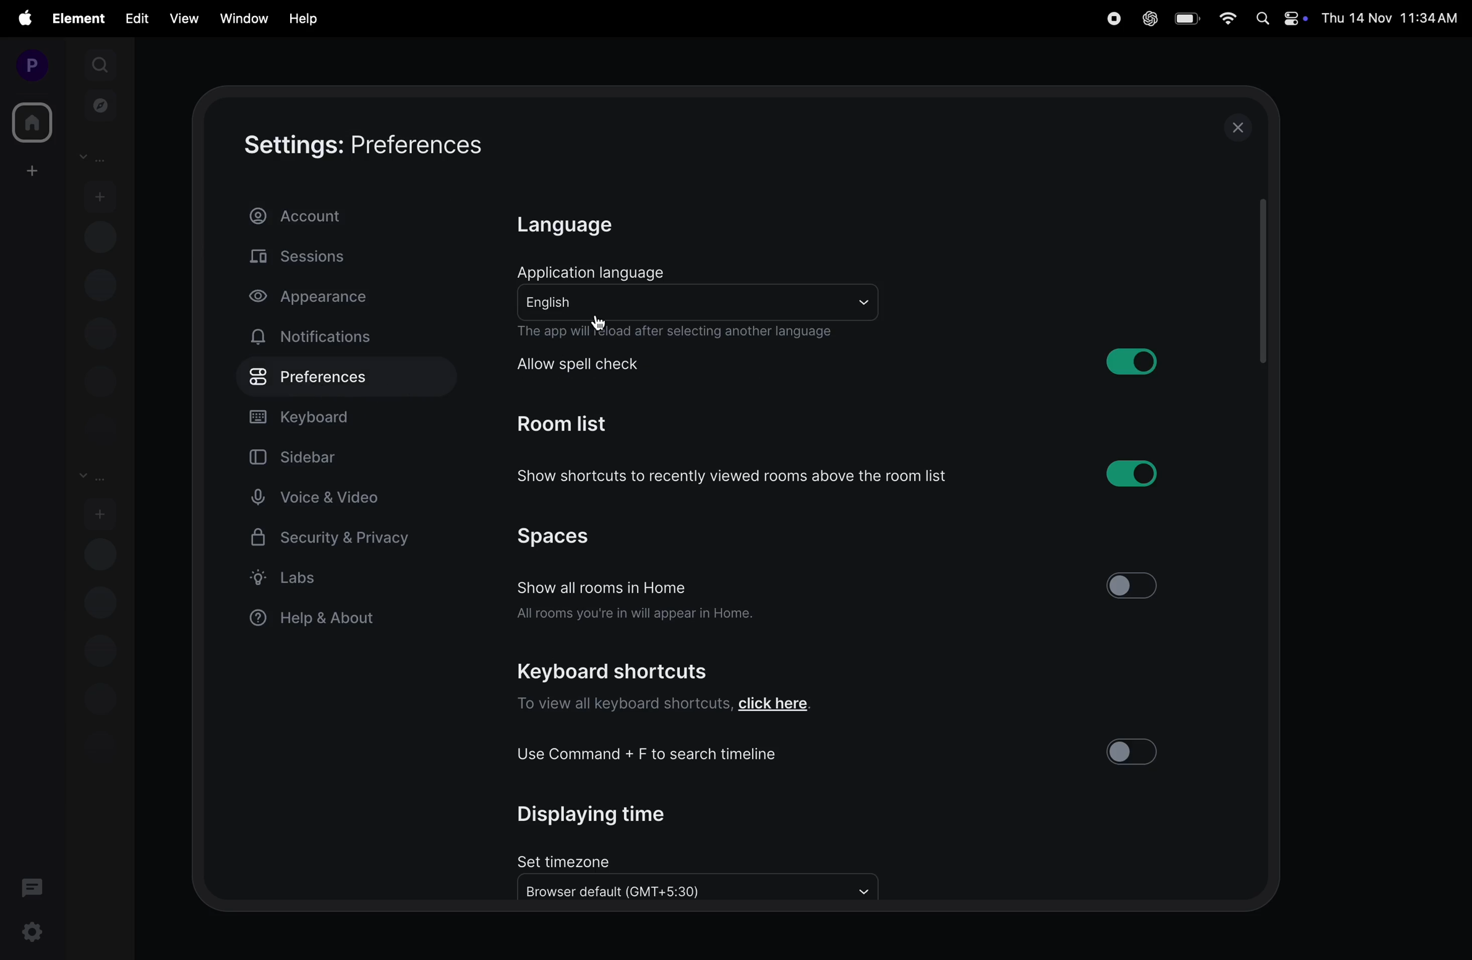 The height and width of the screenshot is (960, 1472). Describe the element at coordinates (602, 323) in the screenshot. I see `cursor` at that location.